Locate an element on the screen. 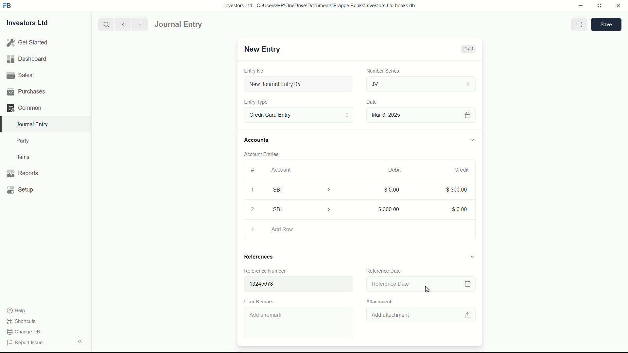 Image resolution: width=628 pixels, height=353 pixels. SBI is located at coordinates (306, 189).